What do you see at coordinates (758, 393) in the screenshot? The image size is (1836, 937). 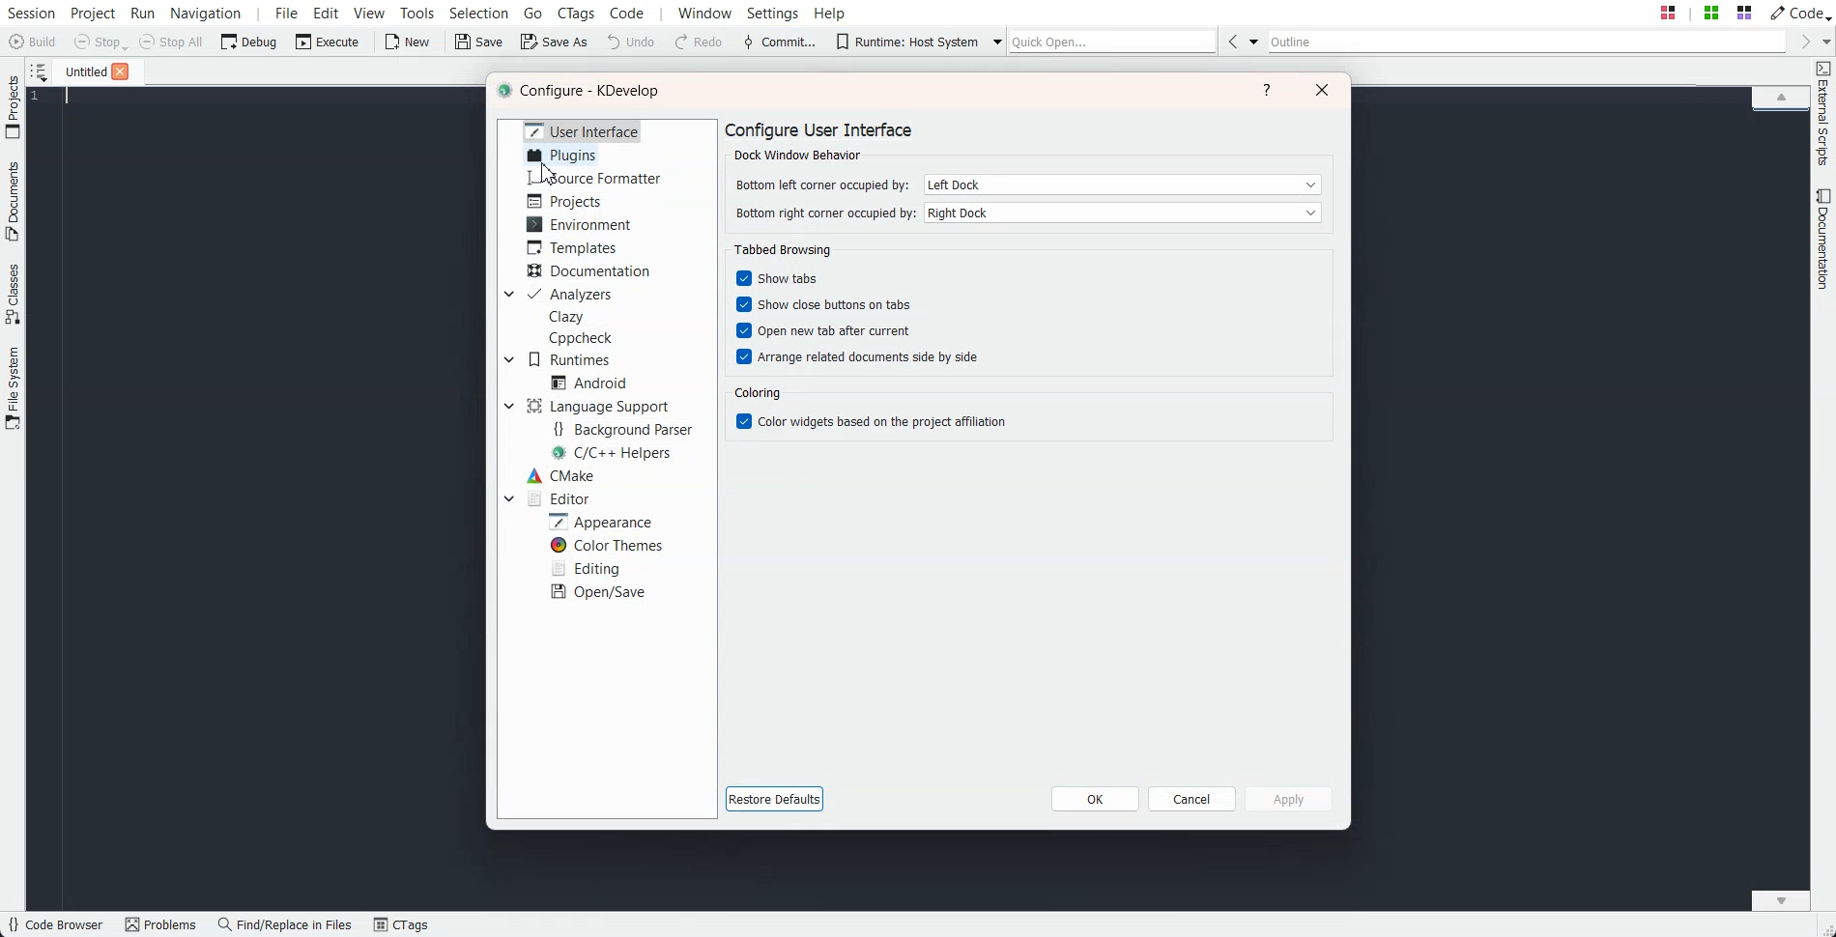 I see `Text` at bounding box center [758, 393].